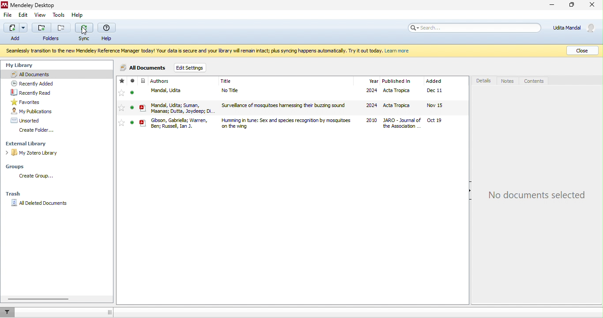 This screenshot has width=603, height=318. What do you see at coordinates (574, 5) in the screenshot?
I see `maximize` at bounding box center [574, 5].